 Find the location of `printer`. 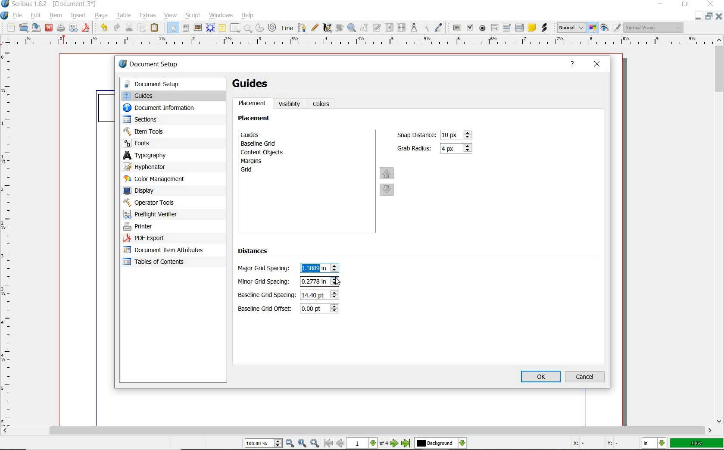

printer is located at coordinates (165, 227).